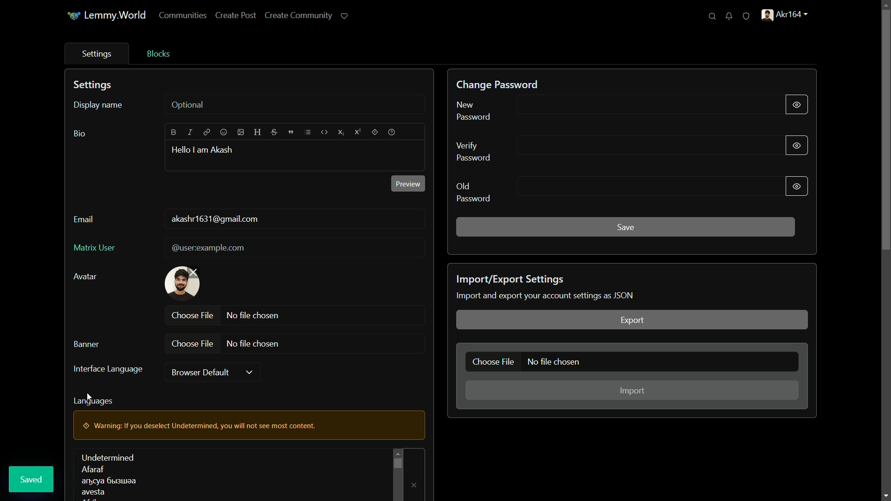 The width and height of the screenshot is (891, 501). I want to click on scroll bar, so click(398, 462).